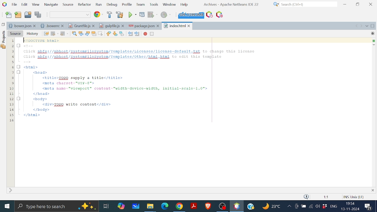 The width and height of the screenshot is (377, 212). I want to click on <head>, so click(41, 73).